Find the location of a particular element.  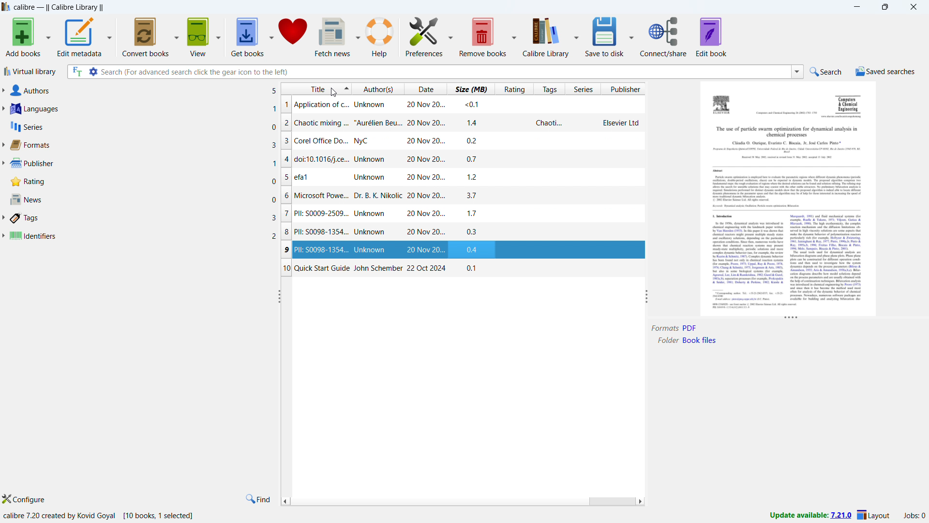

identifiers is located at coordinates (143, 236).